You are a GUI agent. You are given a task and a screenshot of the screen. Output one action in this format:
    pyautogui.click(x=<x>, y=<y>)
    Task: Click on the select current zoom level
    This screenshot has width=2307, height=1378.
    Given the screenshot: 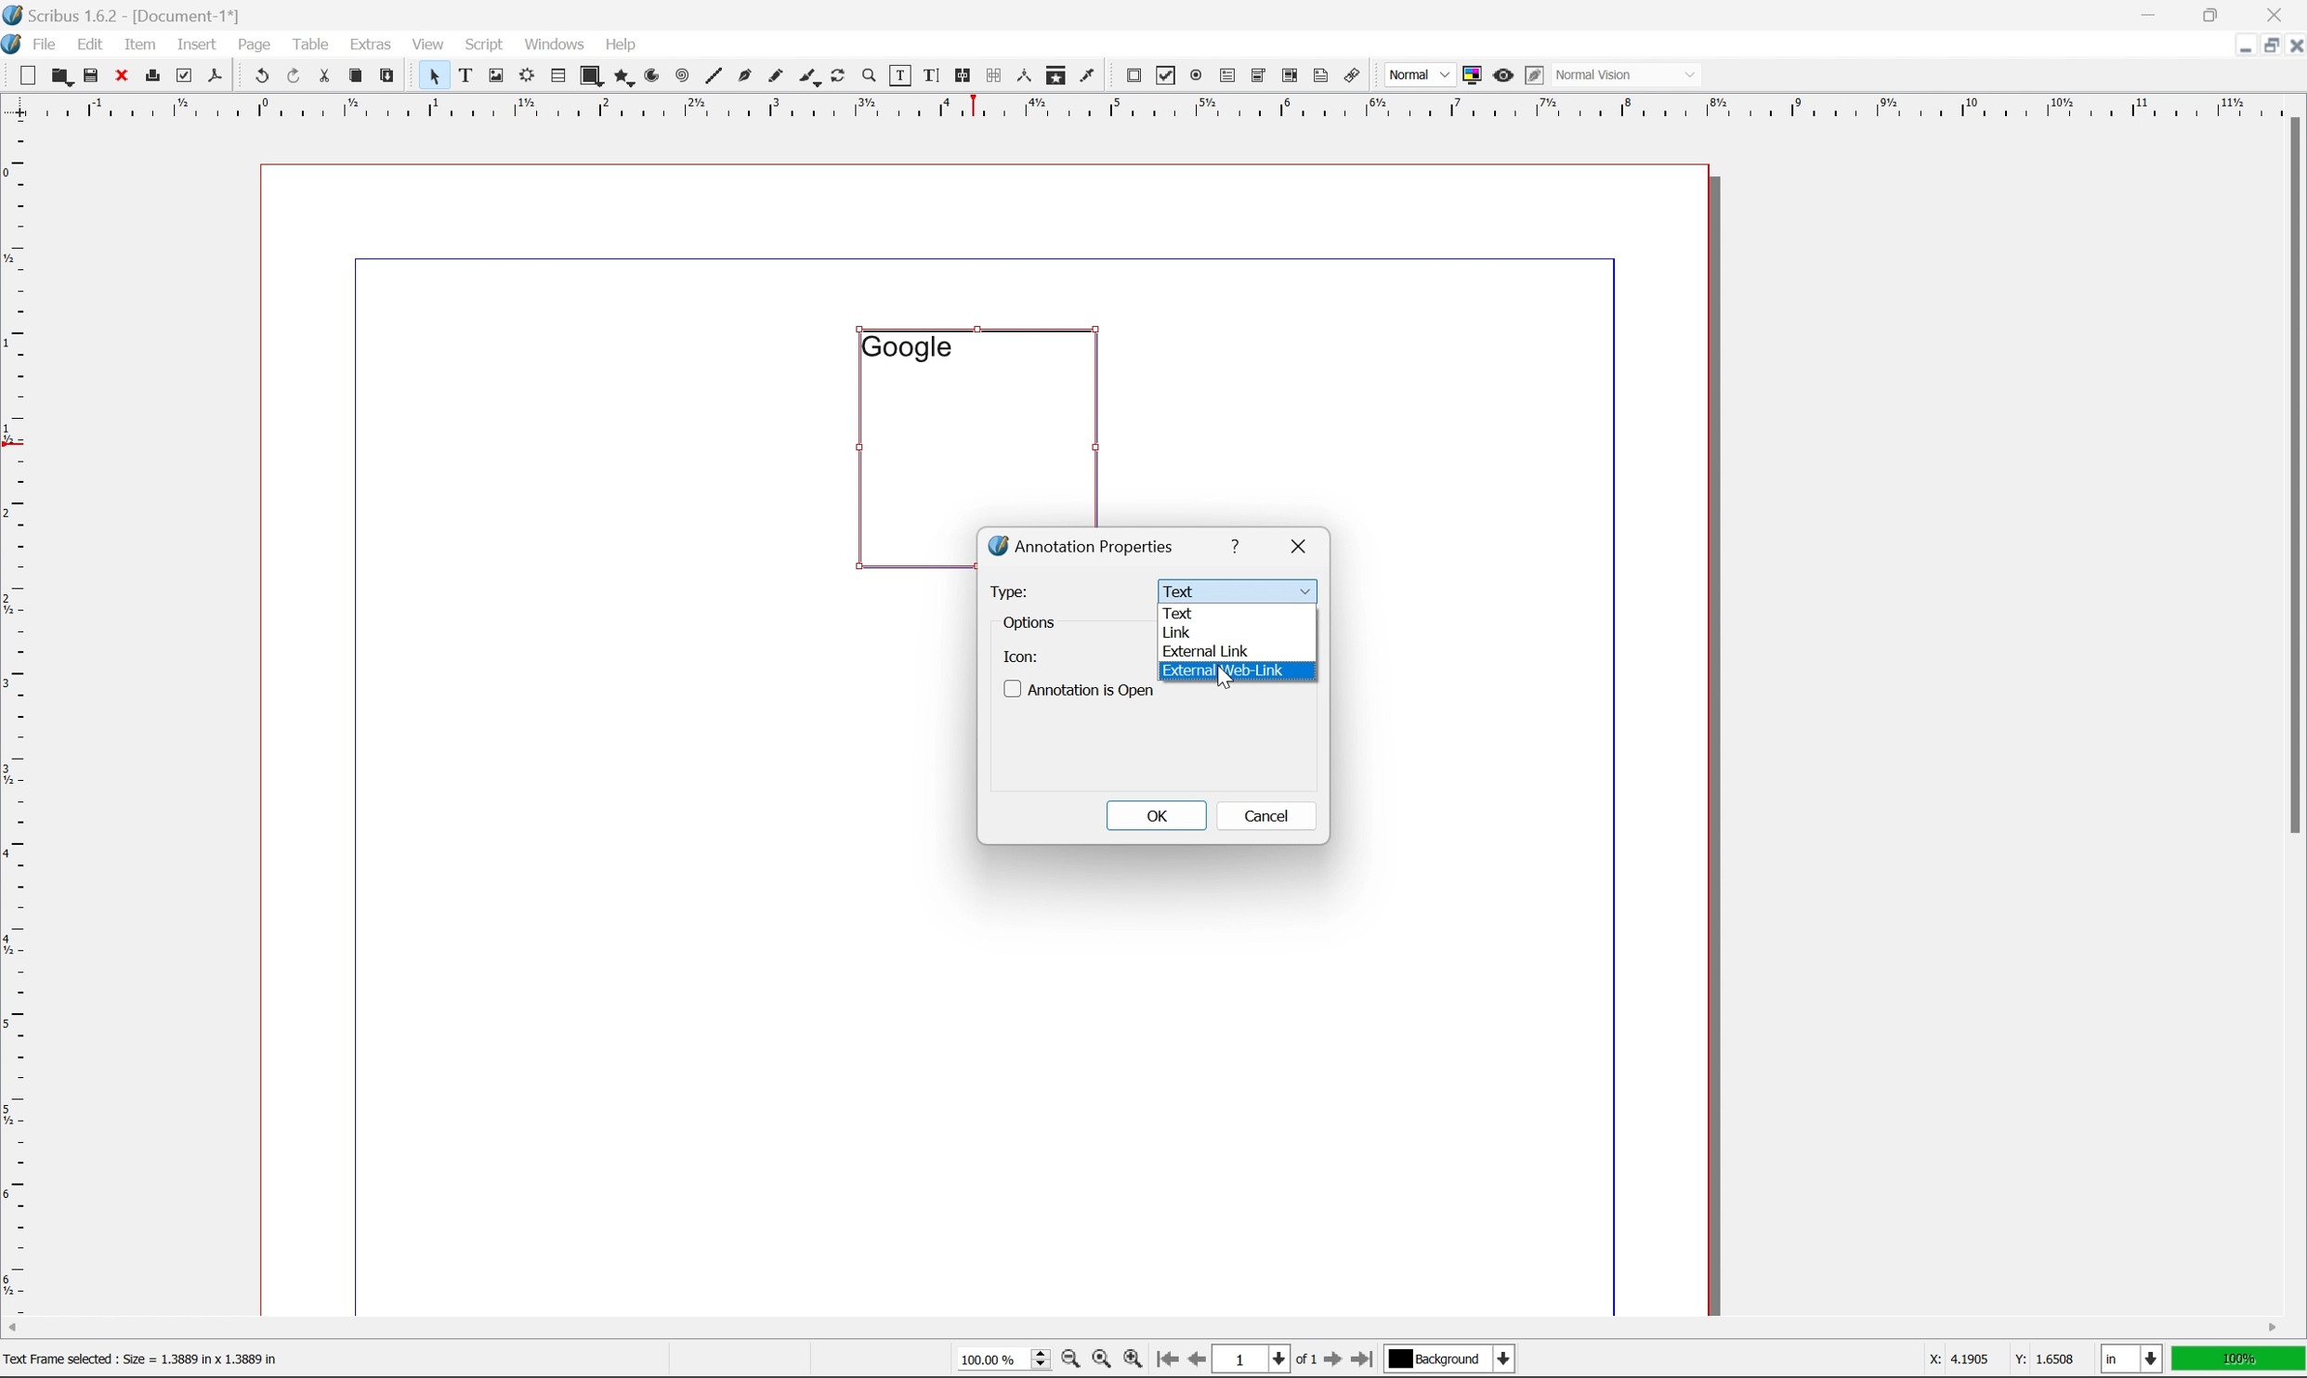 What is the action you would take?
    pyautogui.click(x=1003, y=1358)
    